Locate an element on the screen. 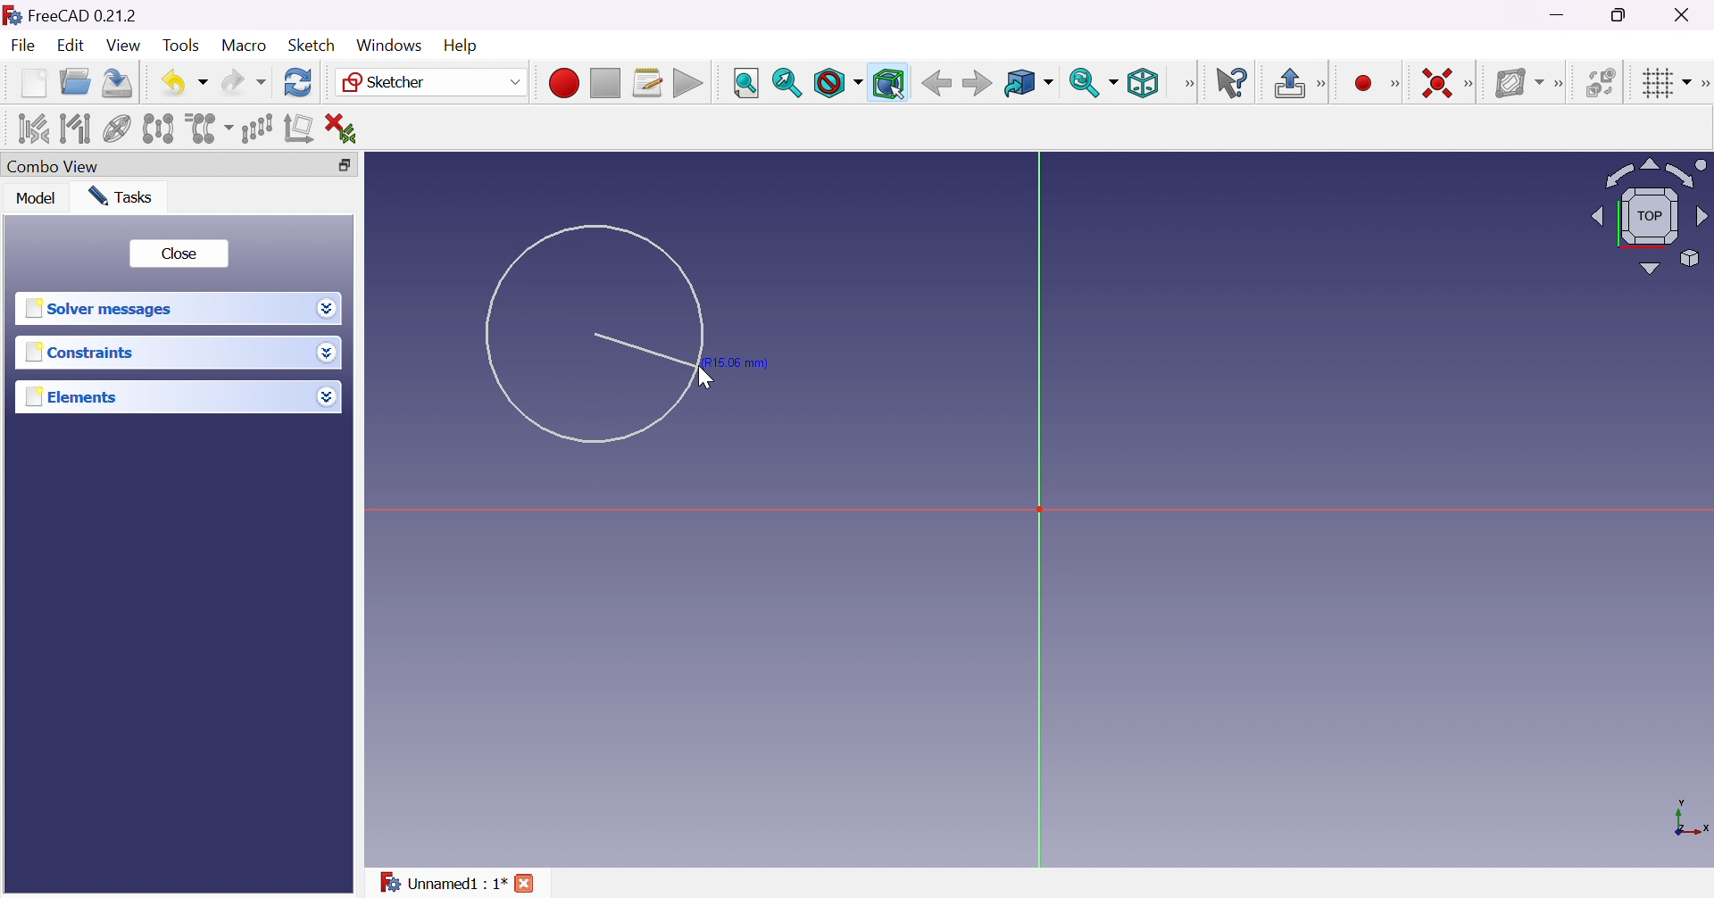 This screenshot has height=898, width=1714. Toggle grid is located at coordinates (1664, 82).